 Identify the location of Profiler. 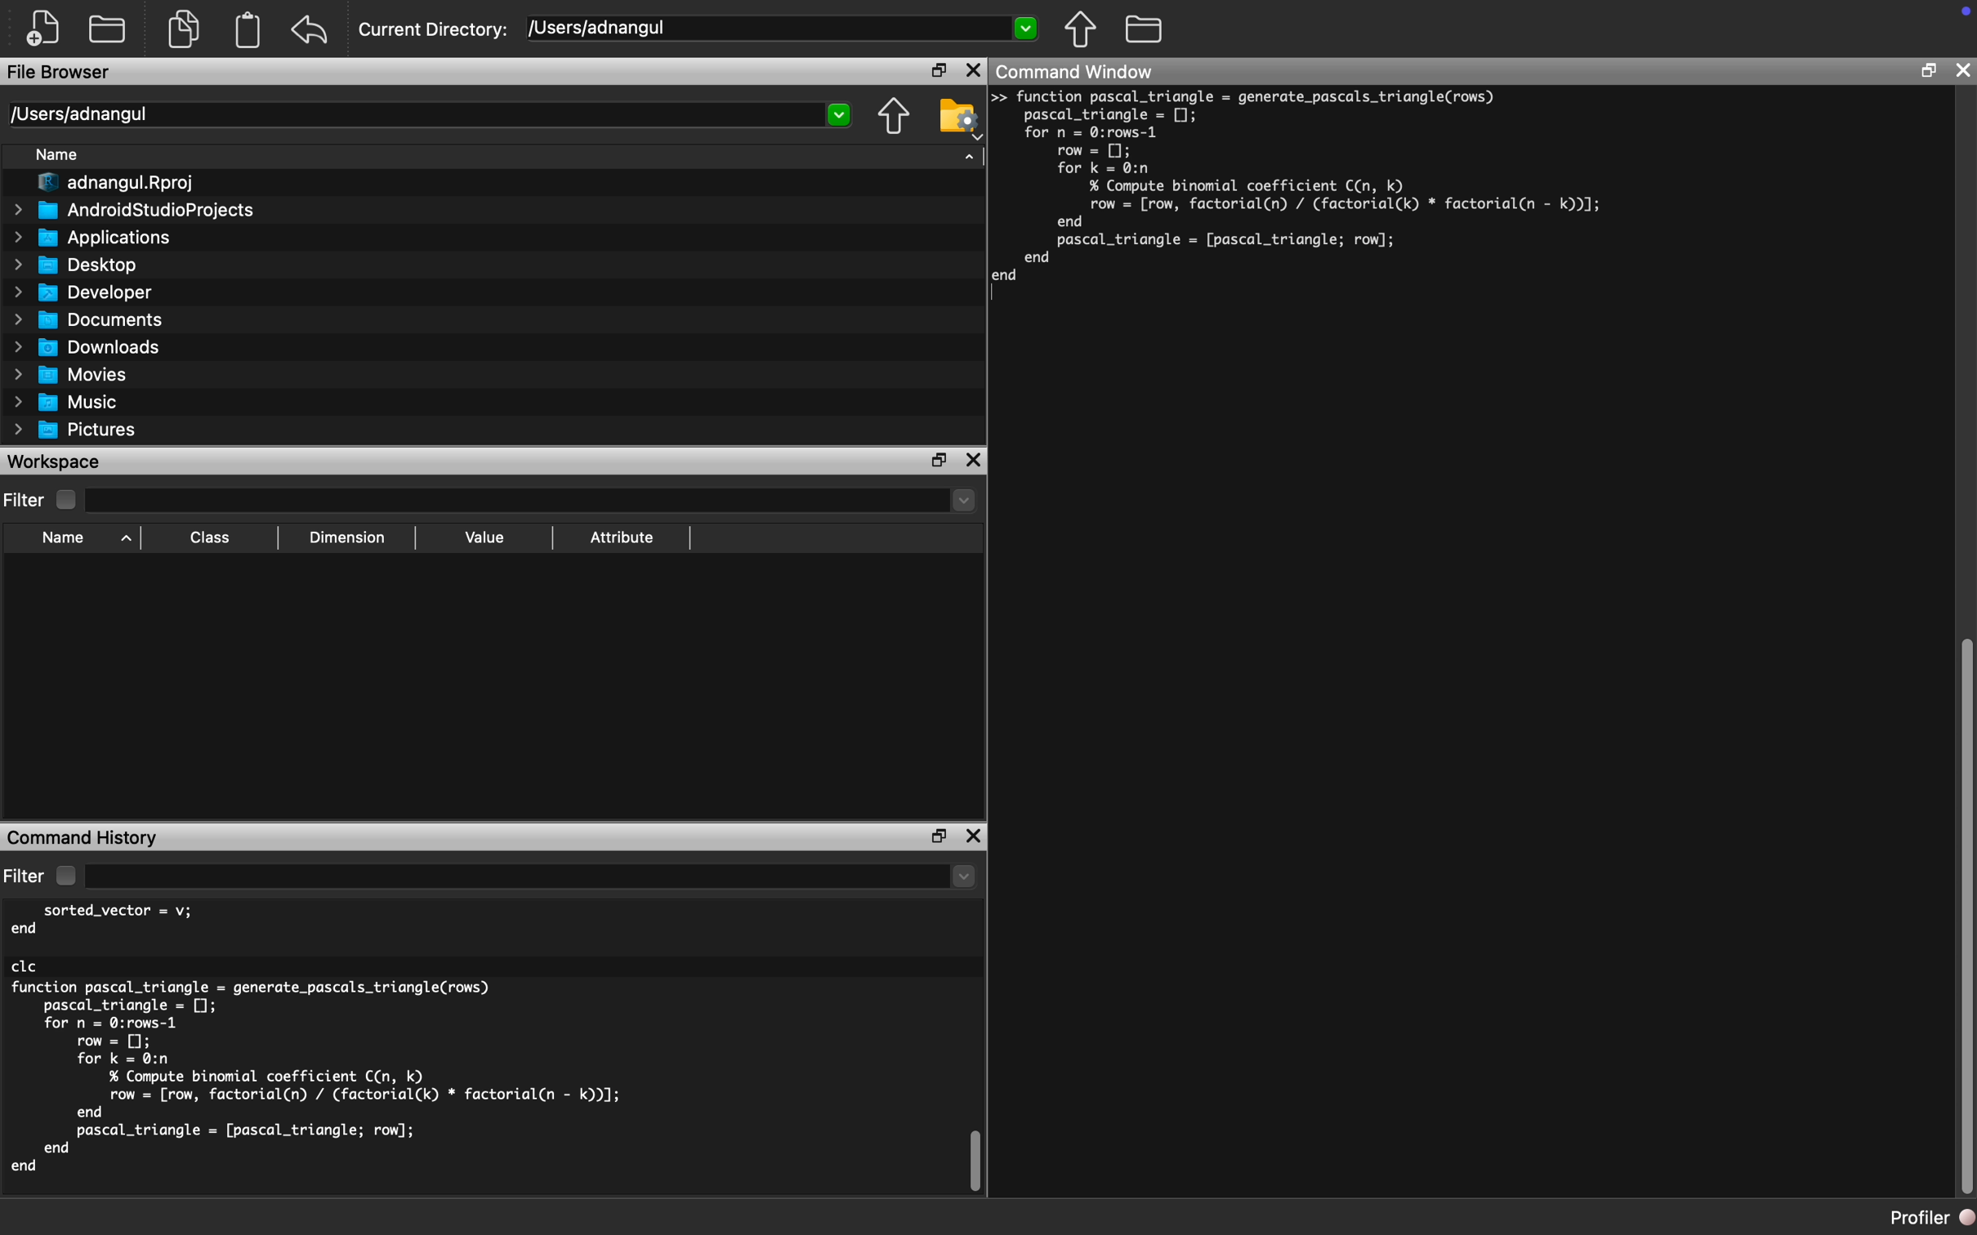
(1932, 1217).